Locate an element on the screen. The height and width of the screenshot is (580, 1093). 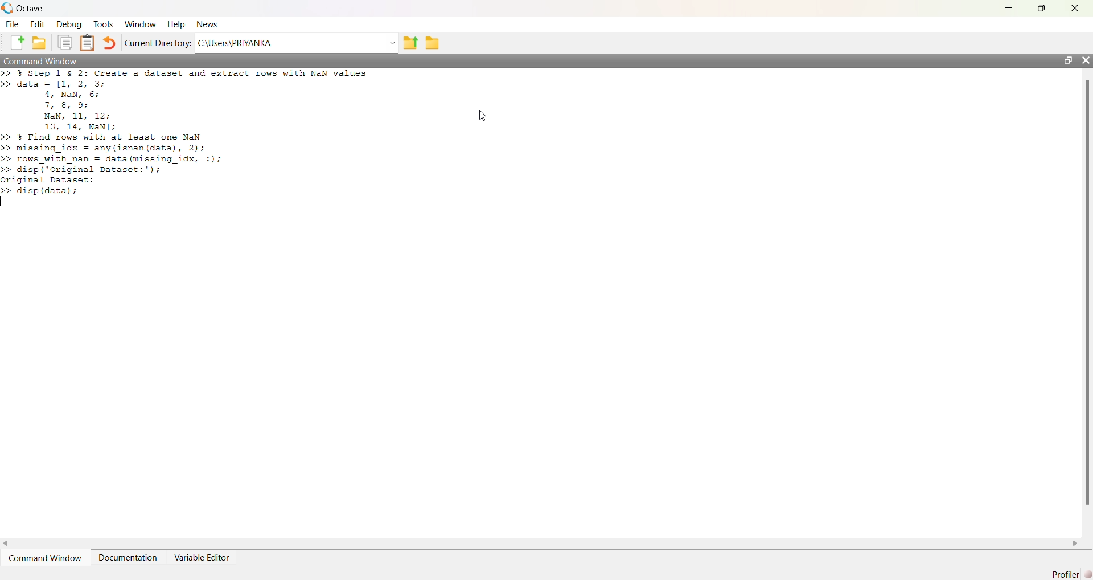
Help is located at coordinates (176, 25).